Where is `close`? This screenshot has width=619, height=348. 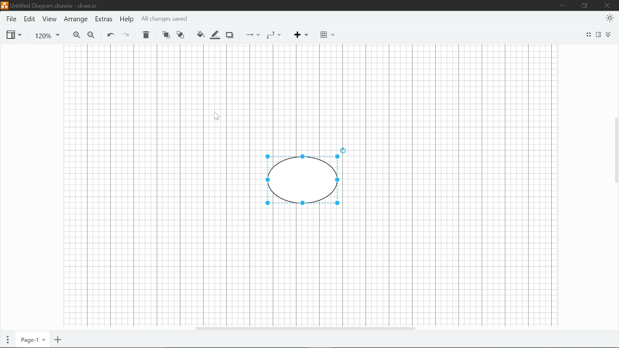
close is located at coordinates (608, 5).